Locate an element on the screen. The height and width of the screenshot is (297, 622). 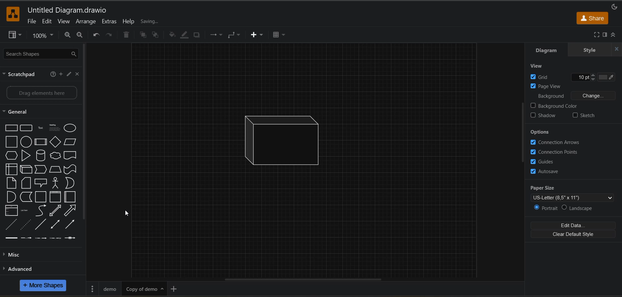
connections is located at coordinates (217, 34).